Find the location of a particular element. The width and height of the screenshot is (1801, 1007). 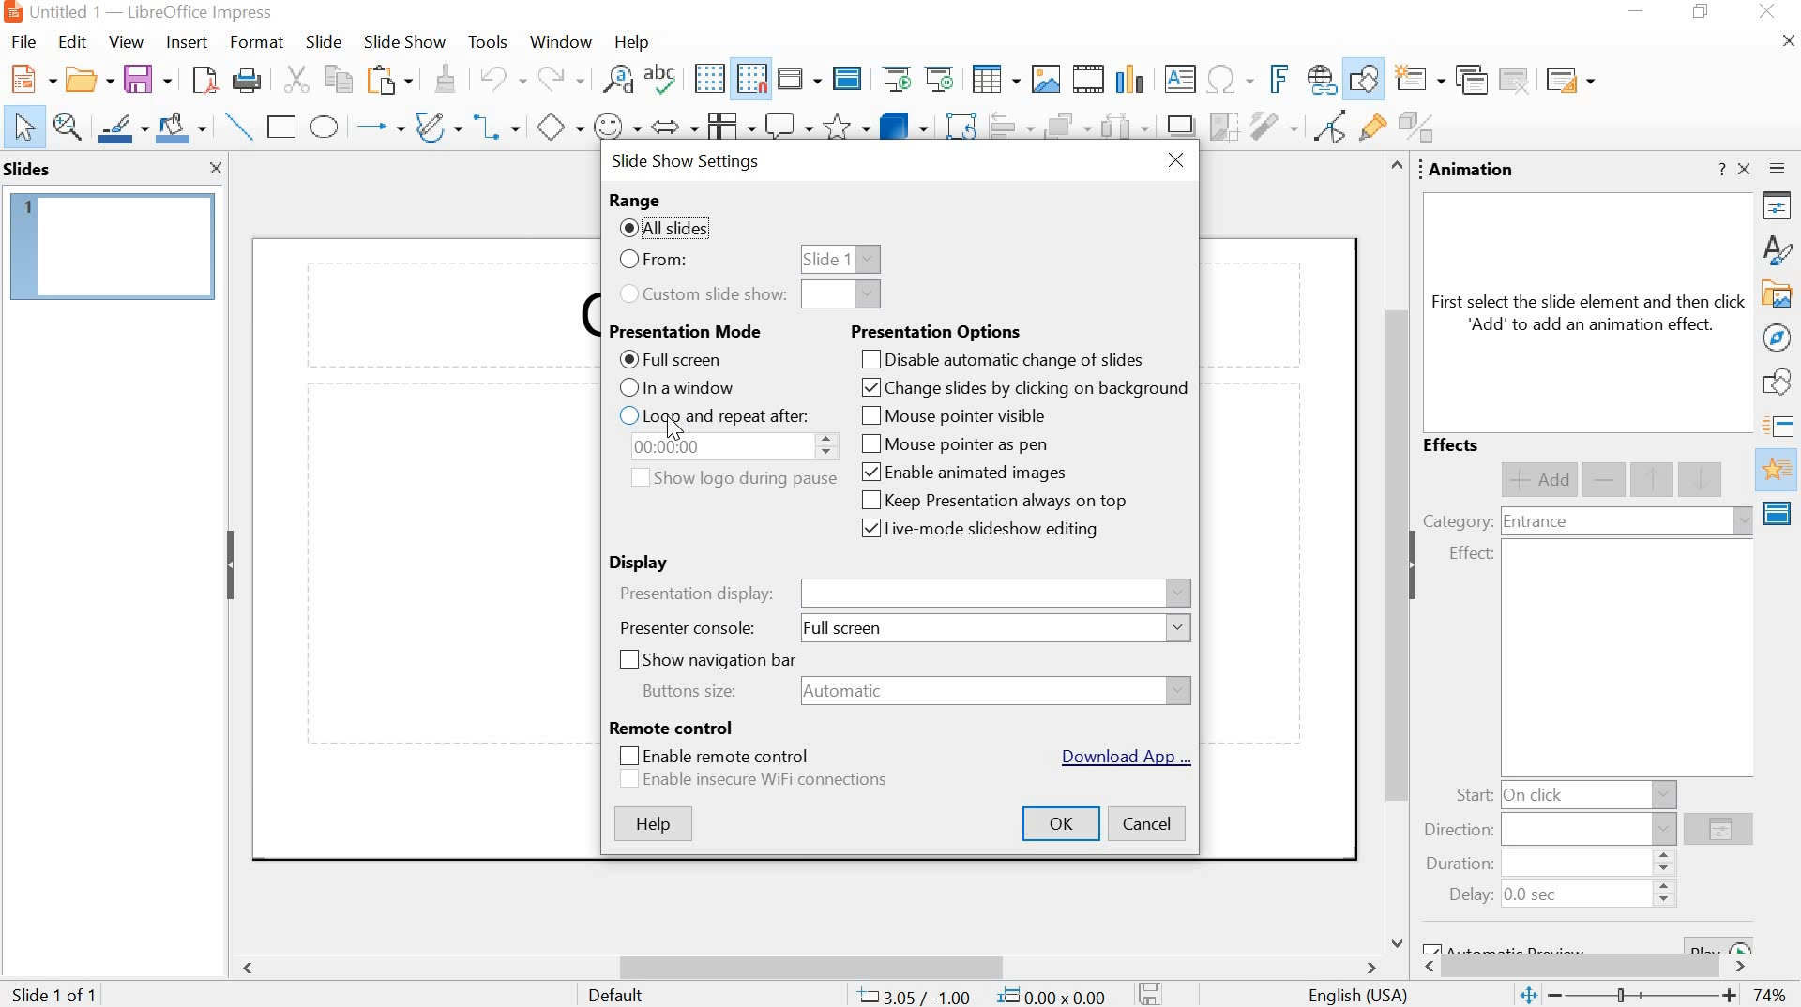

spelling is located at coordinates (665, 82).